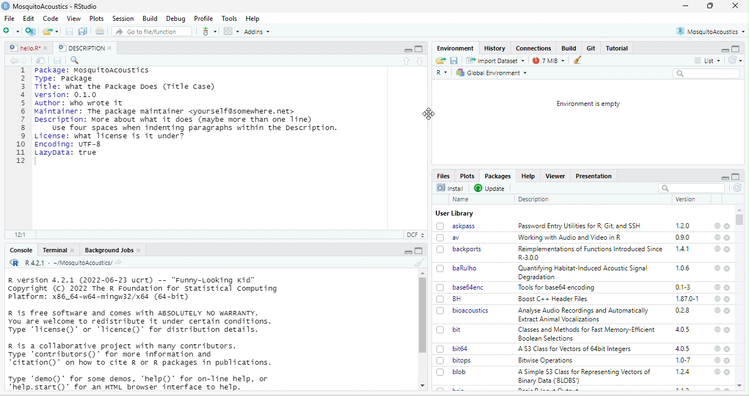  I want to click on Build, so click(149, 18).